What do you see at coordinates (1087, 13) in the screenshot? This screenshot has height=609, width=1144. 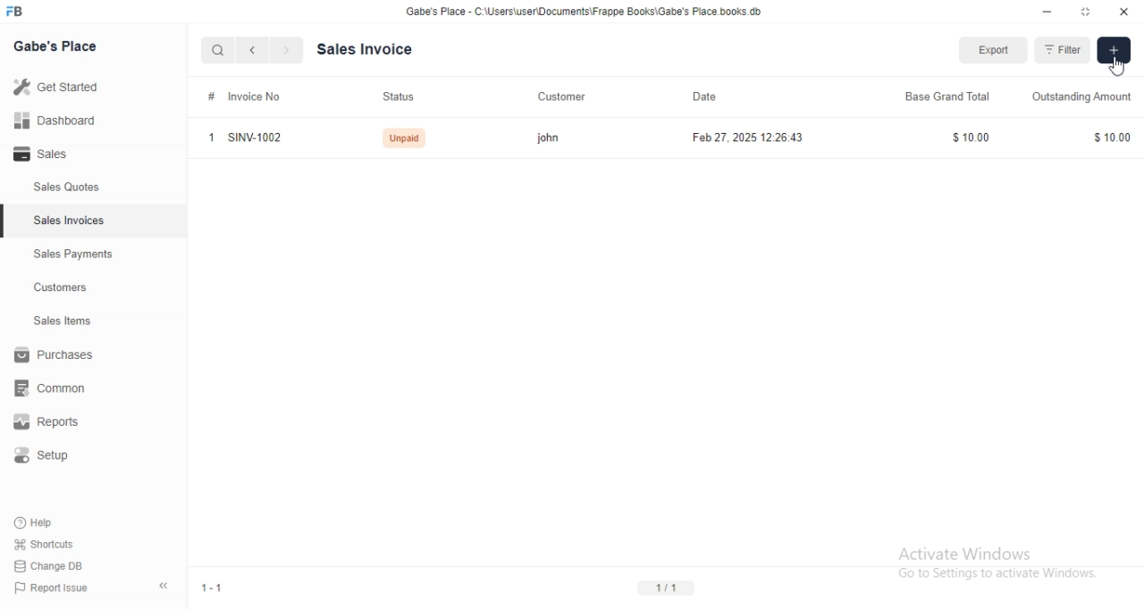 I see `maximize` at bounding box center [1087, 13].